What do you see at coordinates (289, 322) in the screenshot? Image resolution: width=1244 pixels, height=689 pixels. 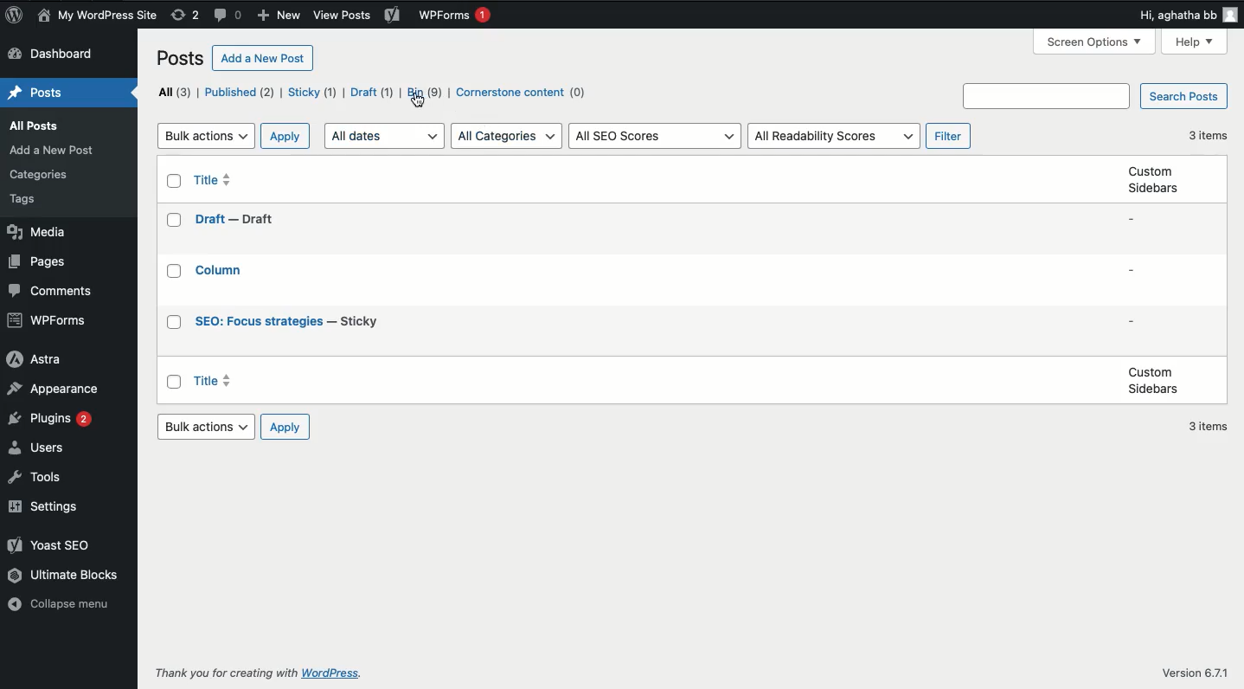 I see `Title` at bounding box center [289, 322].